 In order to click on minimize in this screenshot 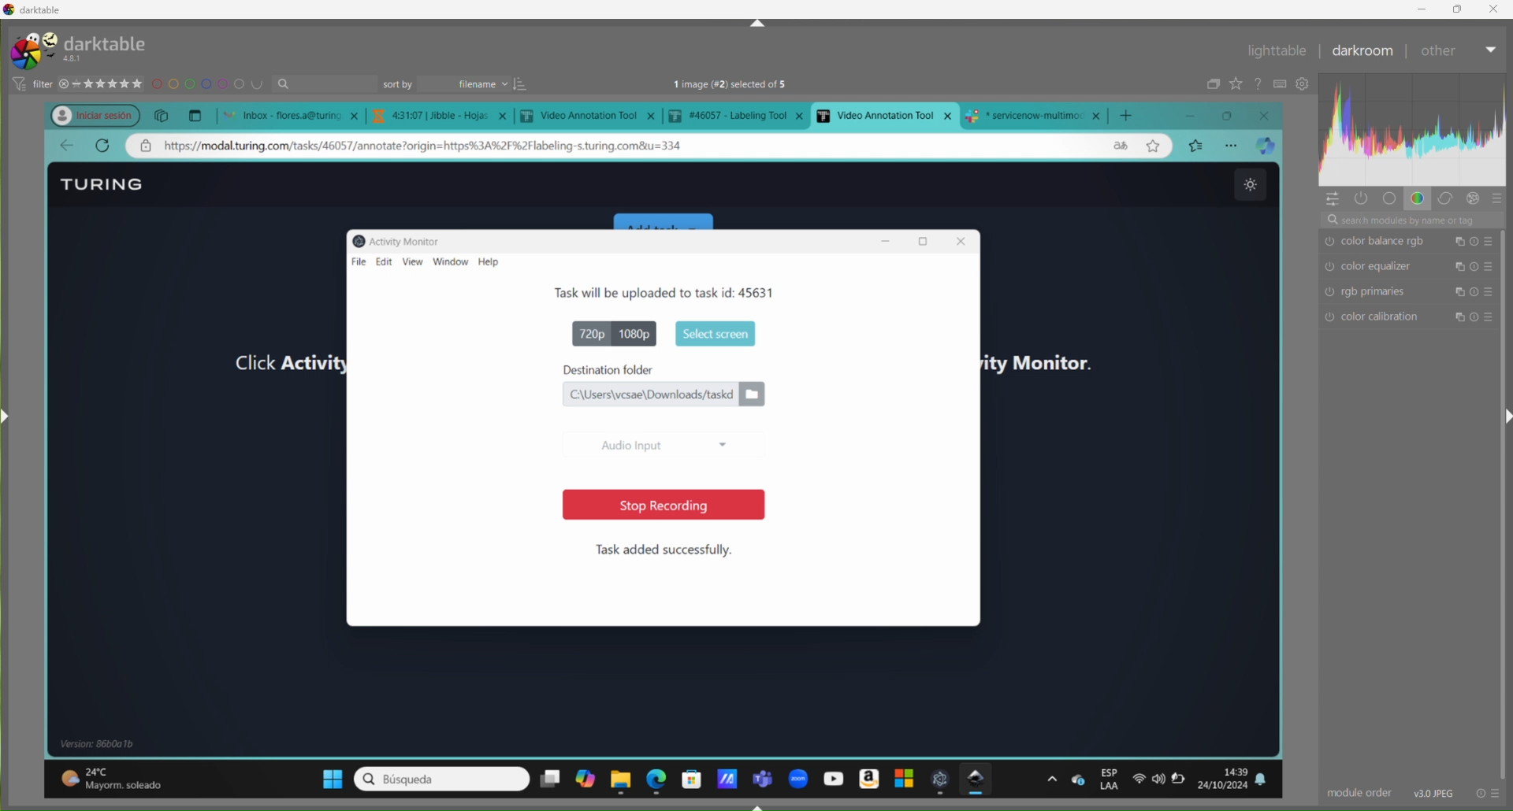, I will do `click(1200, 115)`.